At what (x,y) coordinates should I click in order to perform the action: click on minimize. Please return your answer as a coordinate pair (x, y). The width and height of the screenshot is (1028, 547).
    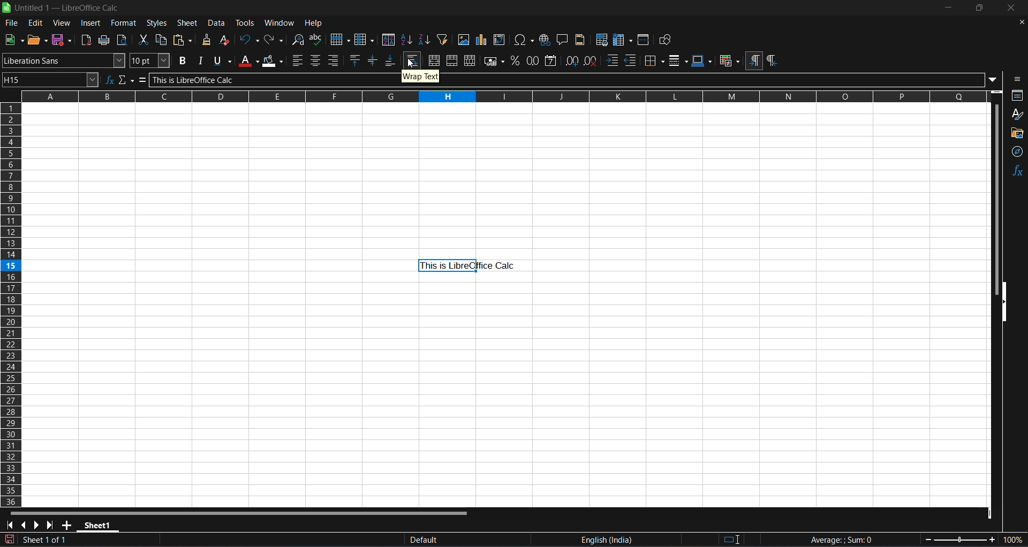
    Looking at the image, I should click on (951, 8).